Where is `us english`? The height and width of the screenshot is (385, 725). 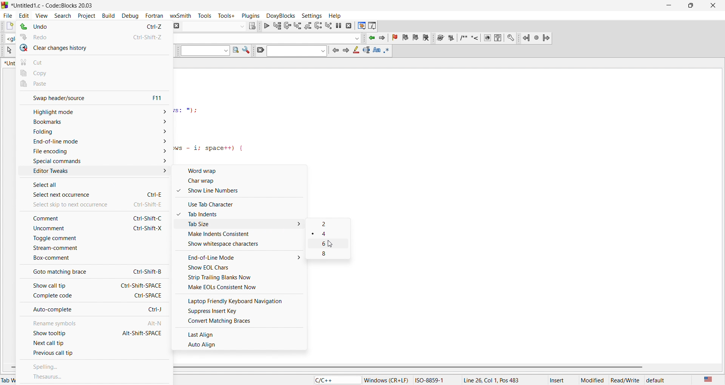 us english is located at coordinates (708, 379).